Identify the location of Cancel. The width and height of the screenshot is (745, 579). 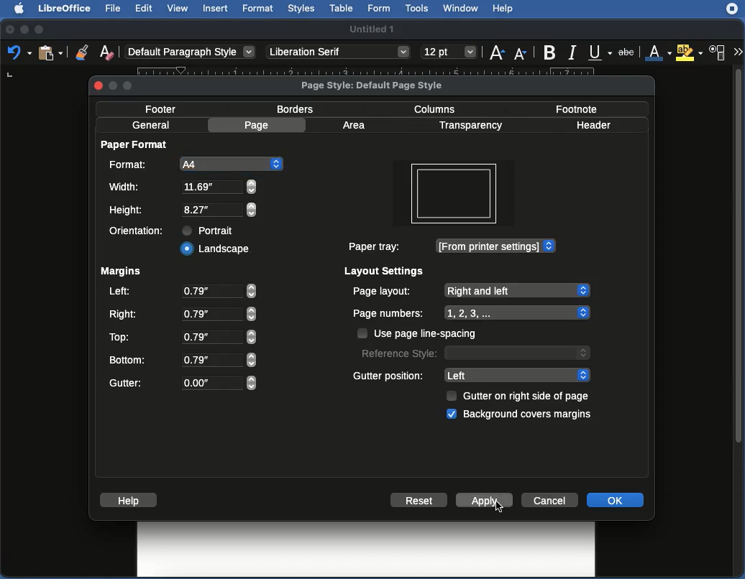
(550, 500).